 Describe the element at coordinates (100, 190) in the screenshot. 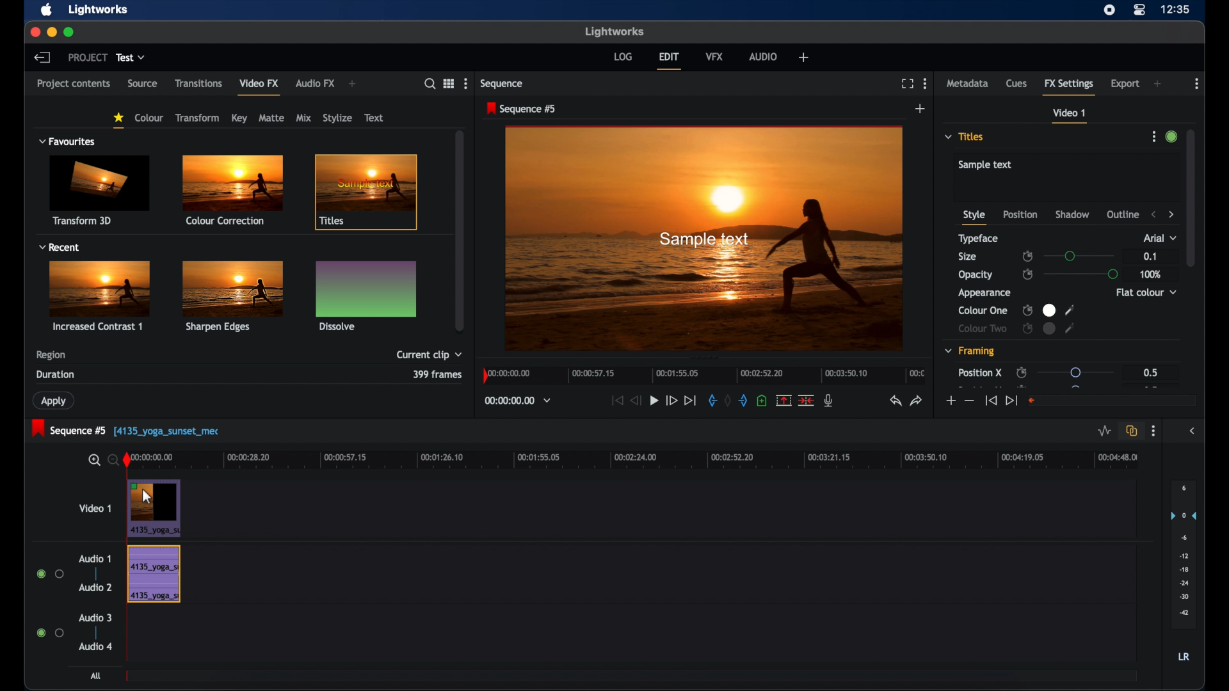

I see `transform 3d` at that location.